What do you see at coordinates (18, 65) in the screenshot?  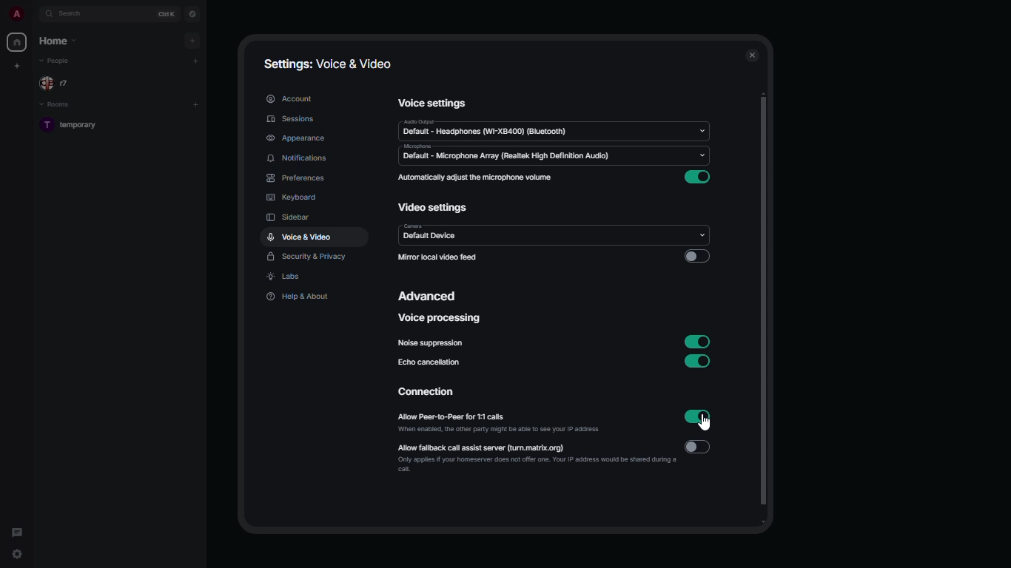 I see `create new space` at bounding box center [18, 65].